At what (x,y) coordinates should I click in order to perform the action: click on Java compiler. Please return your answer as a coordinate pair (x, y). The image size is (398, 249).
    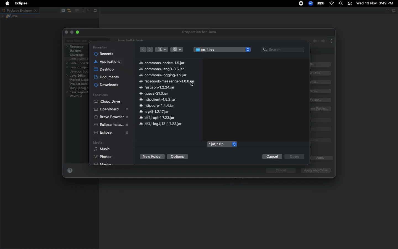
    Looking at the image, I should click on (77, 68).